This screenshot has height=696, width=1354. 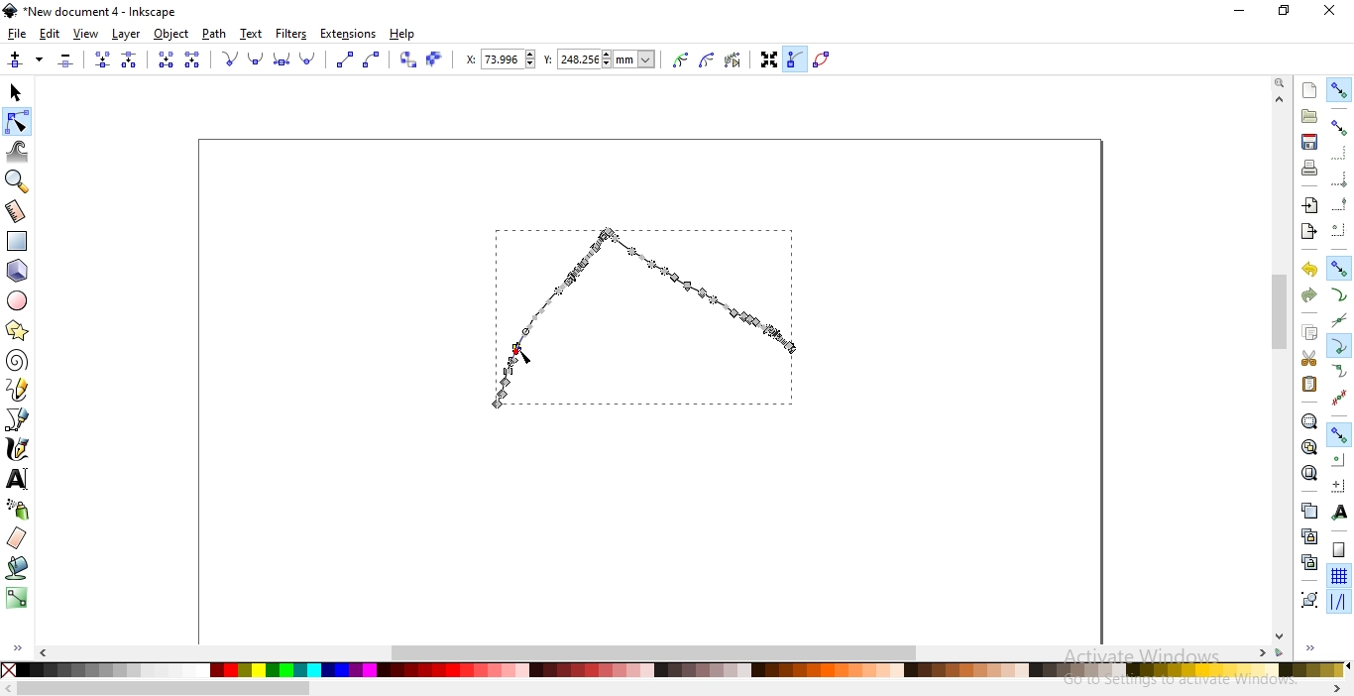 I want to click on text, so click(x=252, y=33).